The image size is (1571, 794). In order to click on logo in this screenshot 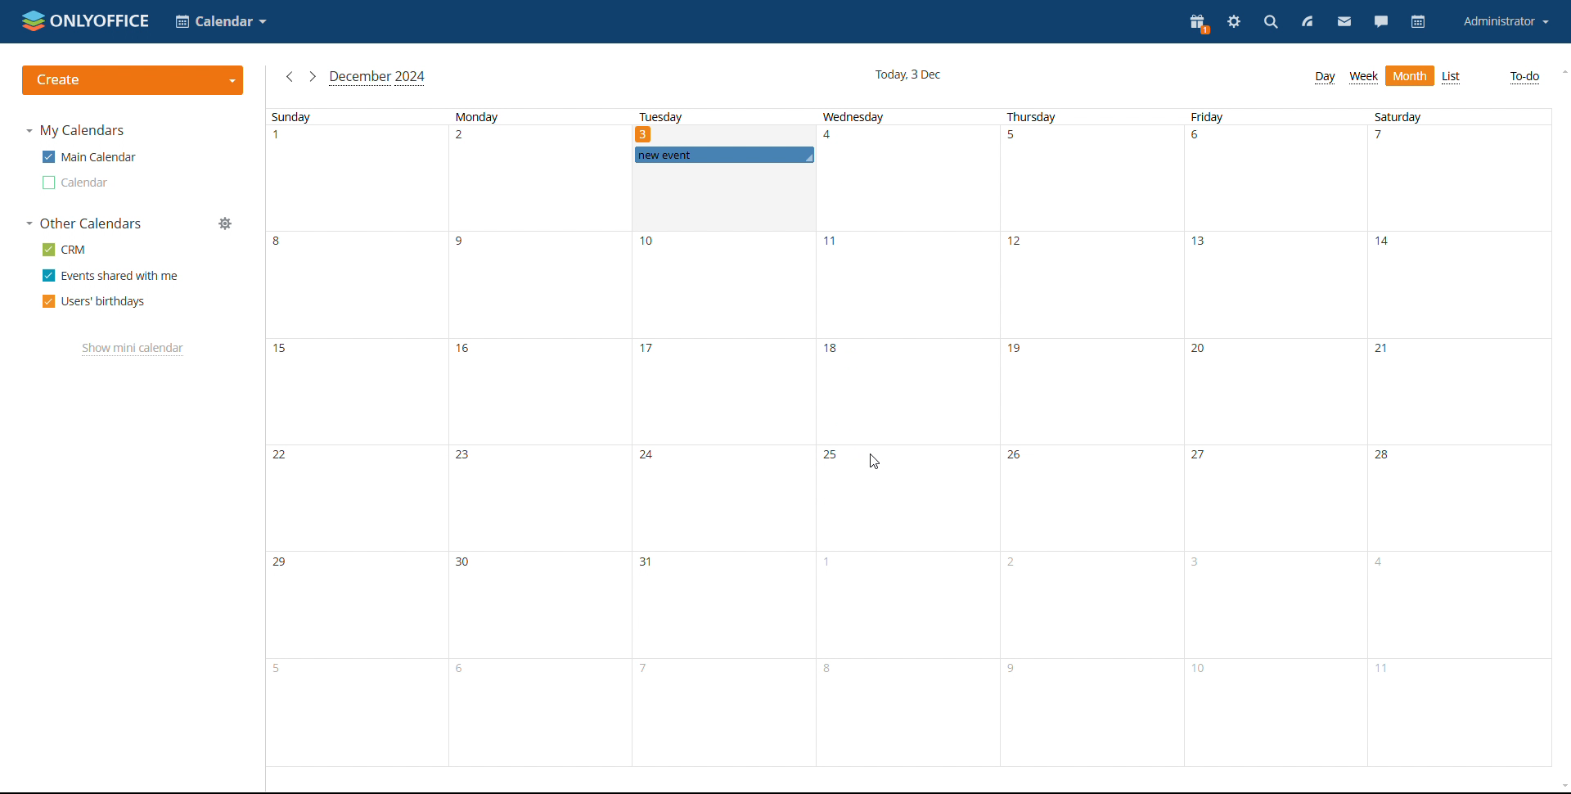, I will do `click(86, 20)`.